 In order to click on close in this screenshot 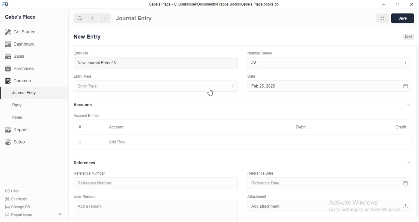, I will do `click(411, 4)`.